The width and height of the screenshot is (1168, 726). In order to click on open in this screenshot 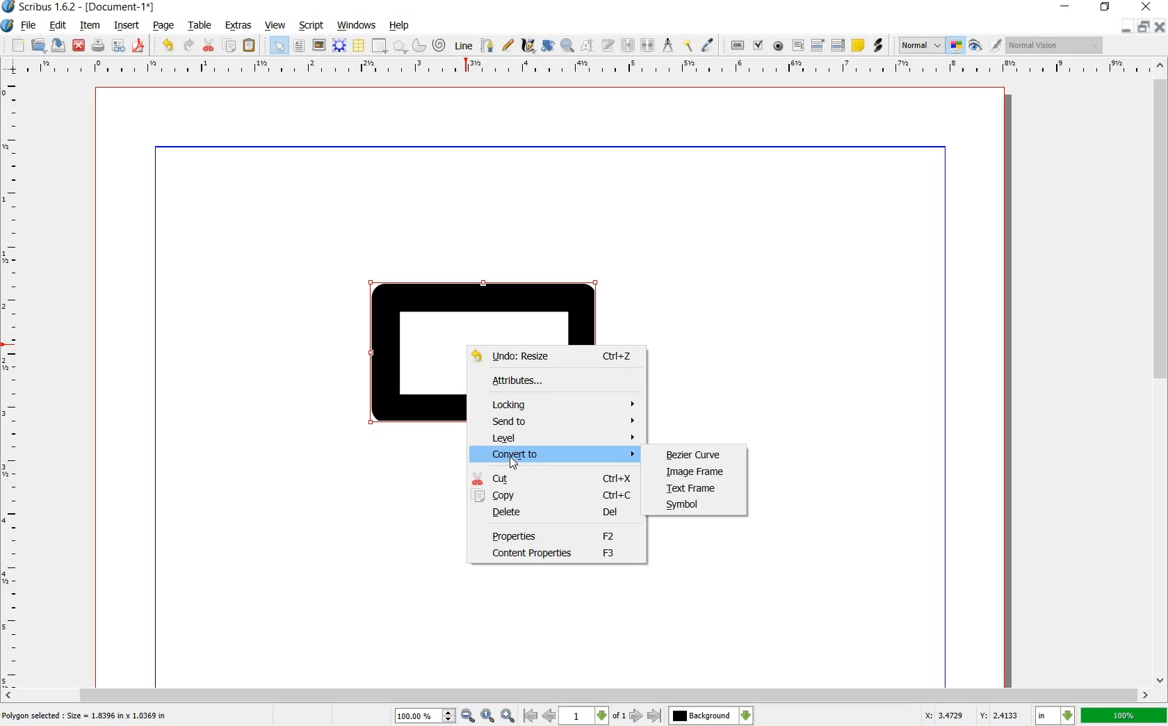, I will do `click(38, 46)`.